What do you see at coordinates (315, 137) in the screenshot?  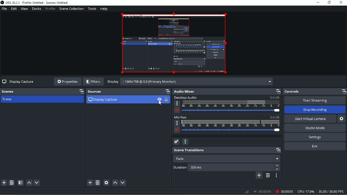 I see `Settings` at bounding box center [315, 137].